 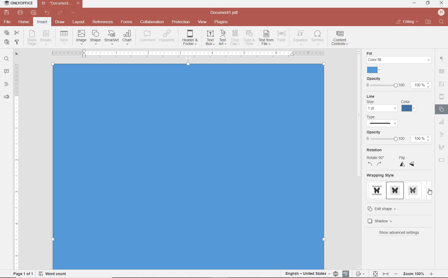 I want to click on SIGNATURE, so click(x=442, y=148).